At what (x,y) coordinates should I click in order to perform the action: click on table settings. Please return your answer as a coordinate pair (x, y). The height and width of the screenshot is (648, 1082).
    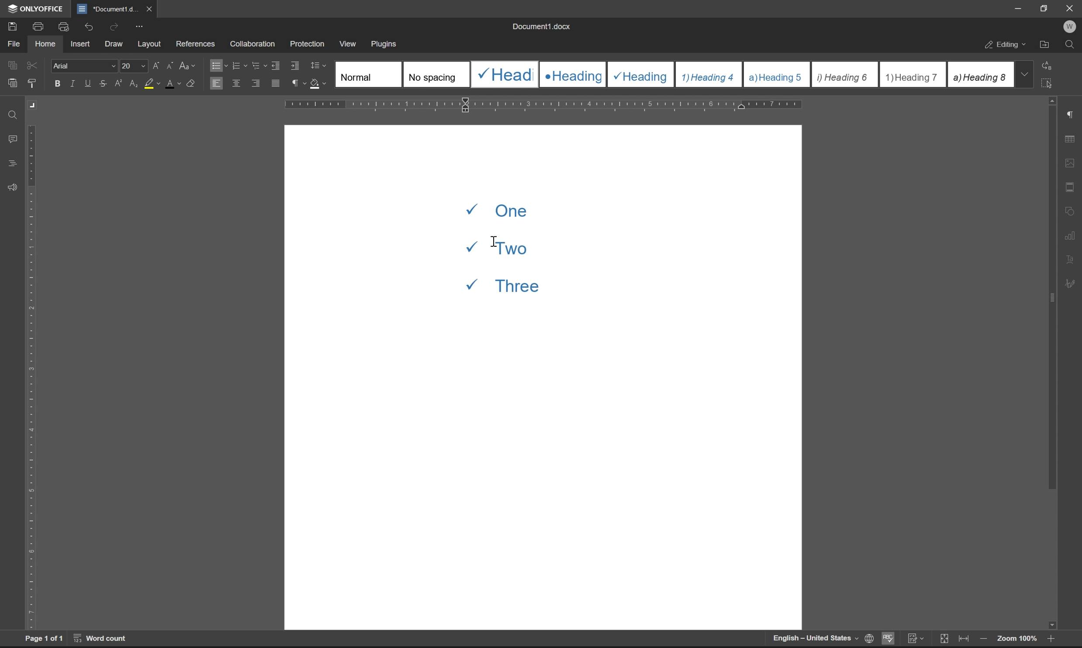
    Looking at the image, I should click on (1069, 140).